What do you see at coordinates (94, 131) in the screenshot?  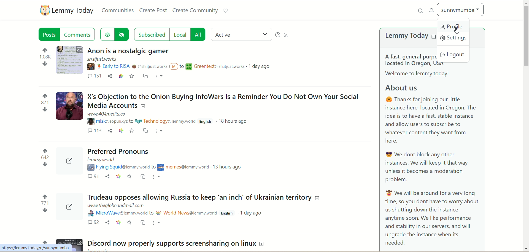 I see `Comments` at bounding box center [94, 131].